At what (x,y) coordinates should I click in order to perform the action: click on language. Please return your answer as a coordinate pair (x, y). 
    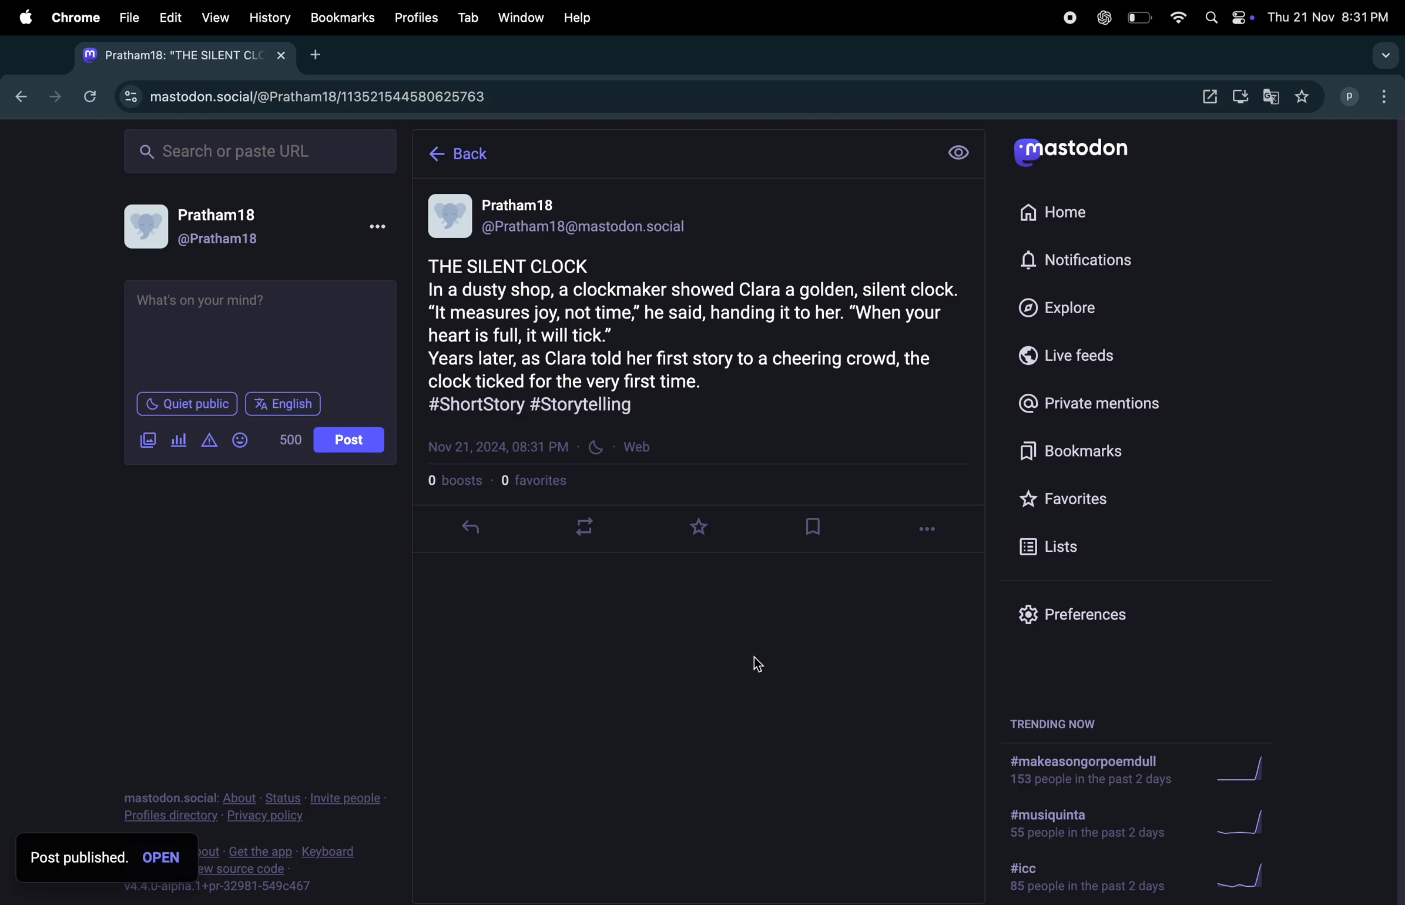
    Looking at the image, I should click on (287, 402).